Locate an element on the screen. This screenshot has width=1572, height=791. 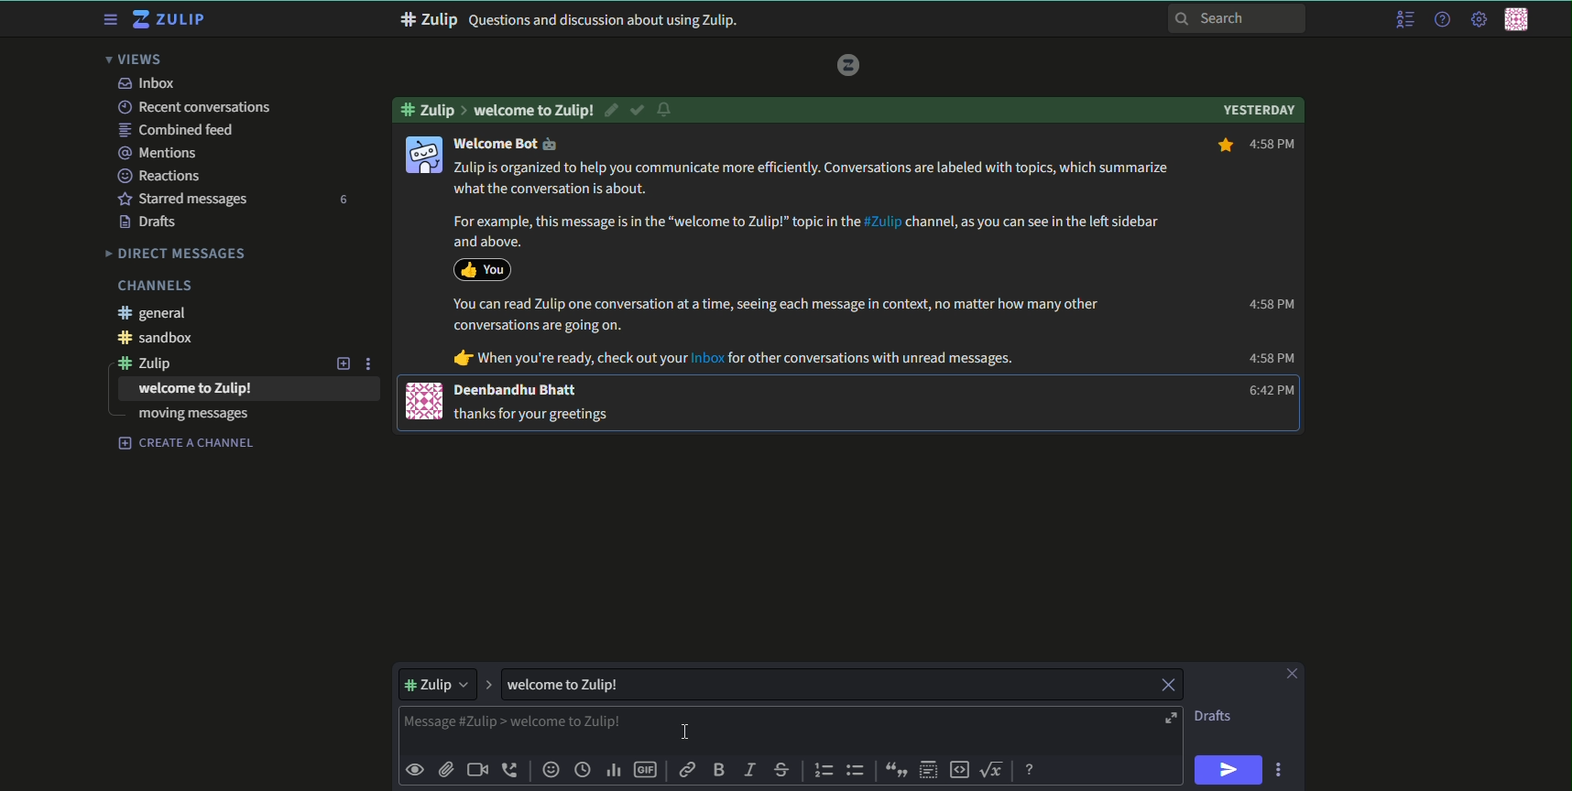
notification is located at coordinates (667, 111).